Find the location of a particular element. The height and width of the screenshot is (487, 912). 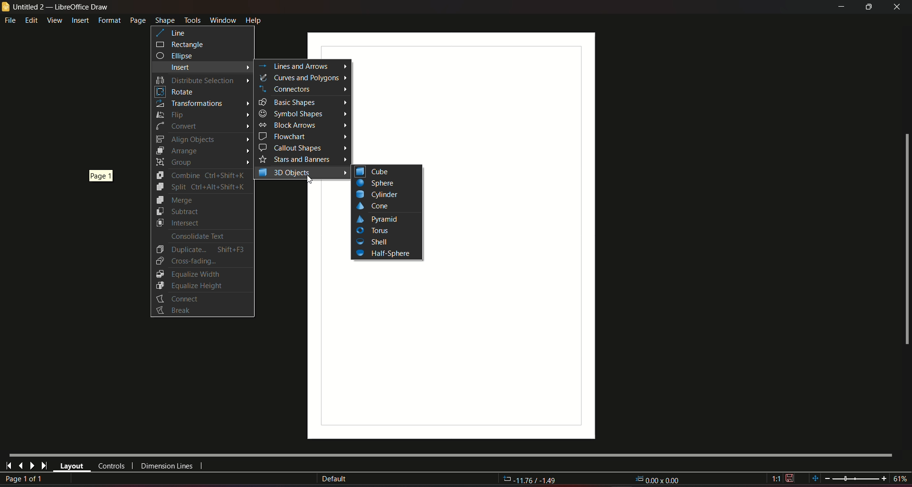

Default is located at coordinates (334, 479).